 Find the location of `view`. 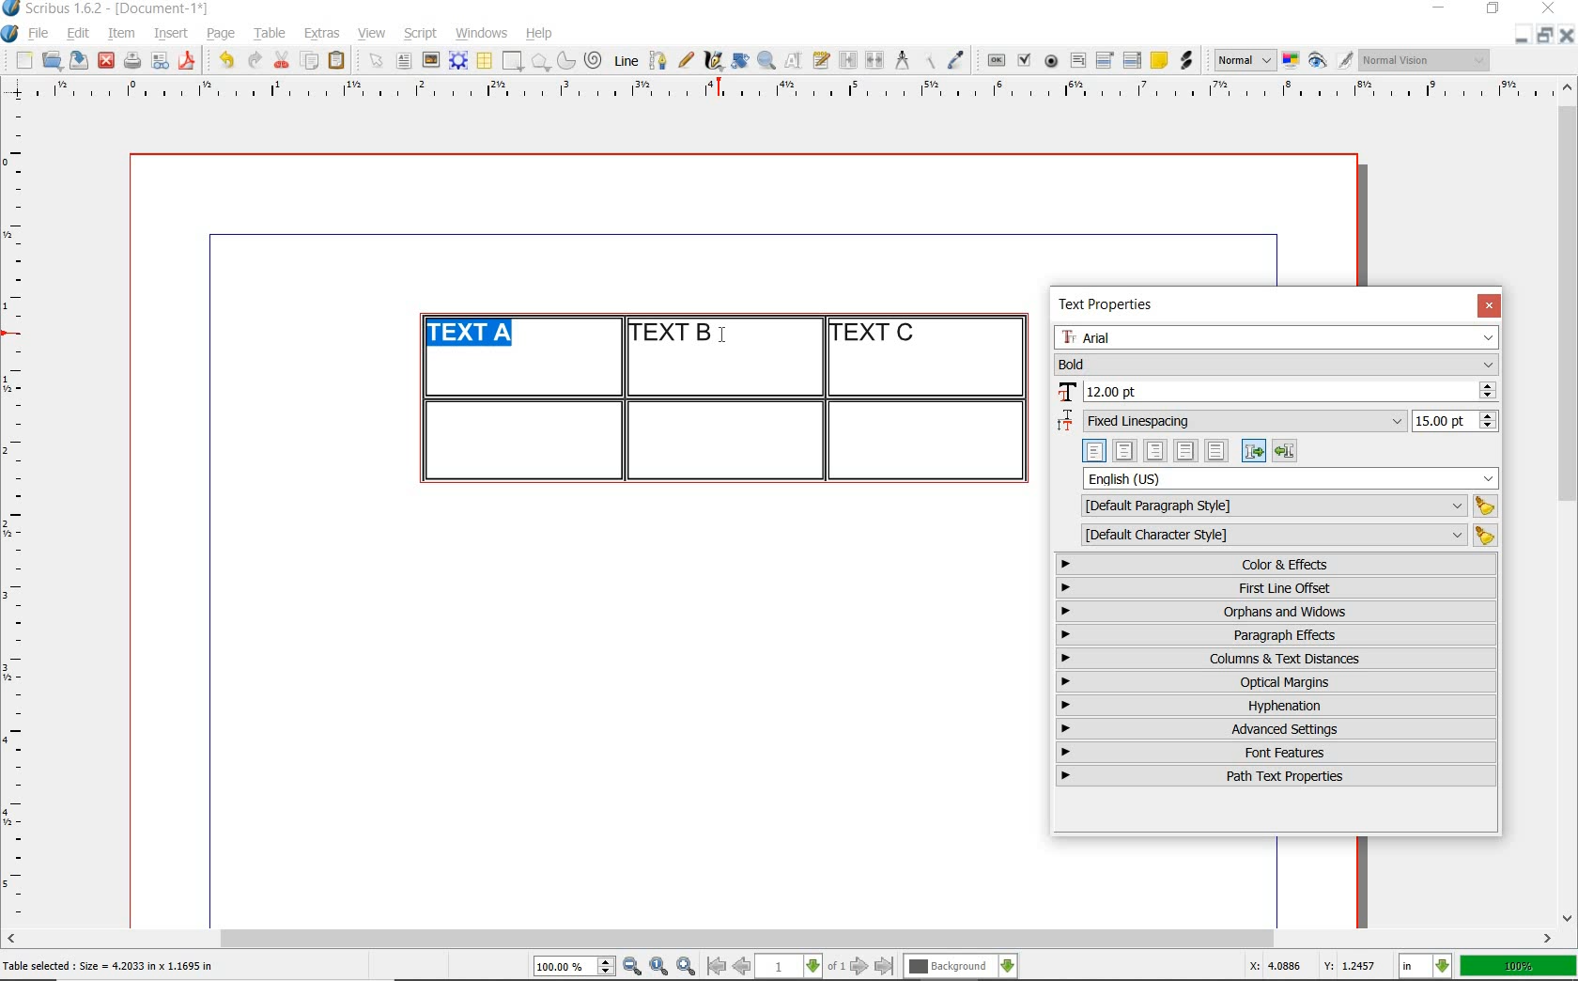

view is located at coordinates (372, 33).